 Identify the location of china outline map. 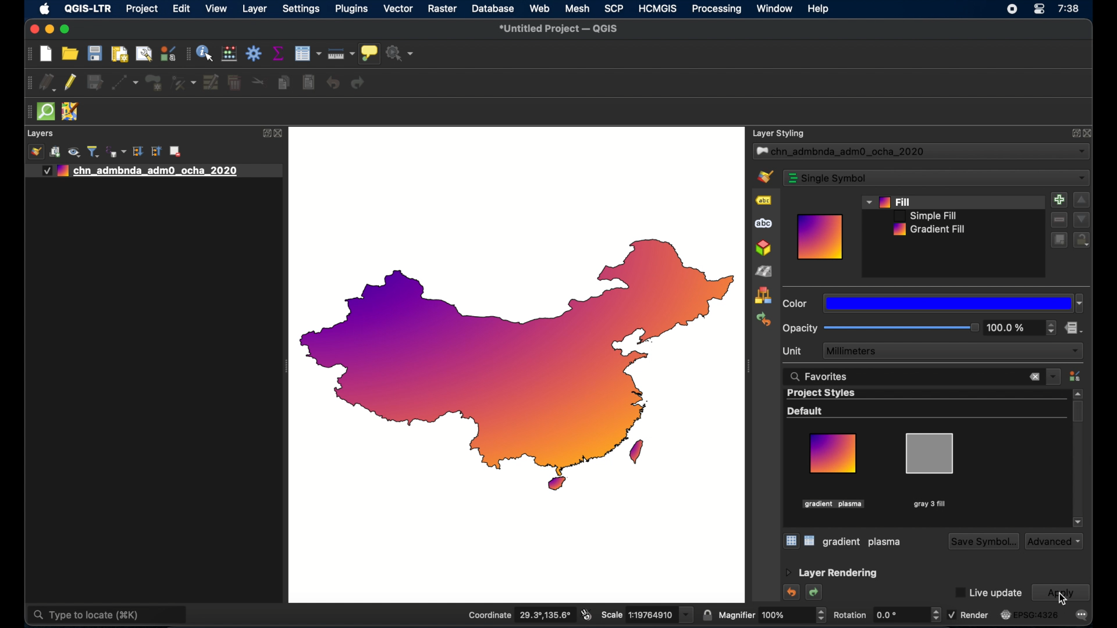
(515, 366).